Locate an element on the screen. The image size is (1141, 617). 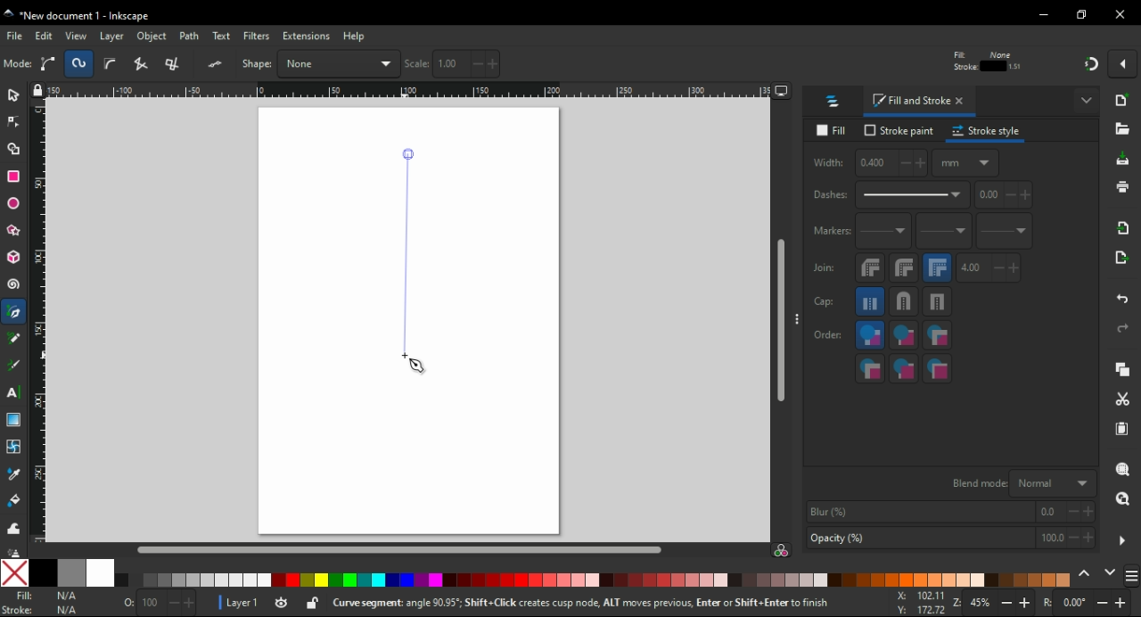
vertical coordinates is located at coordinates (573, 63).